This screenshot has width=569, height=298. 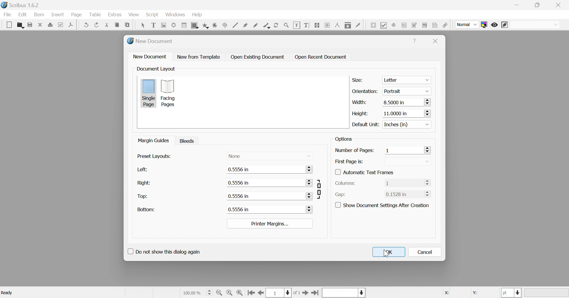 What do you see at coordinates (52, 25) in the screenshot?
I see `print` at bounding box center [52, 25].